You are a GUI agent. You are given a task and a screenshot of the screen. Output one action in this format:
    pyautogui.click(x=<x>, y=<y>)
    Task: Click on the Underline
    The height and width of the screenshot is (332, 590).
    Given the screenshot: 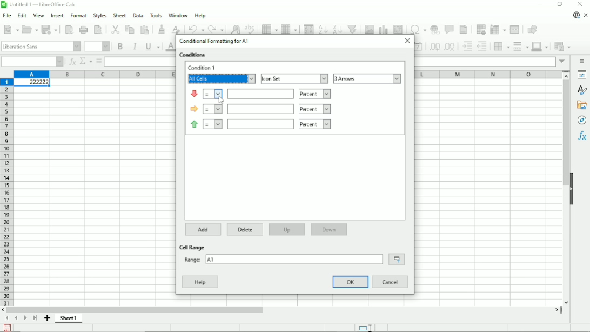 What is the action you would take?
    pyautogui.click(x=152, y=47)
    